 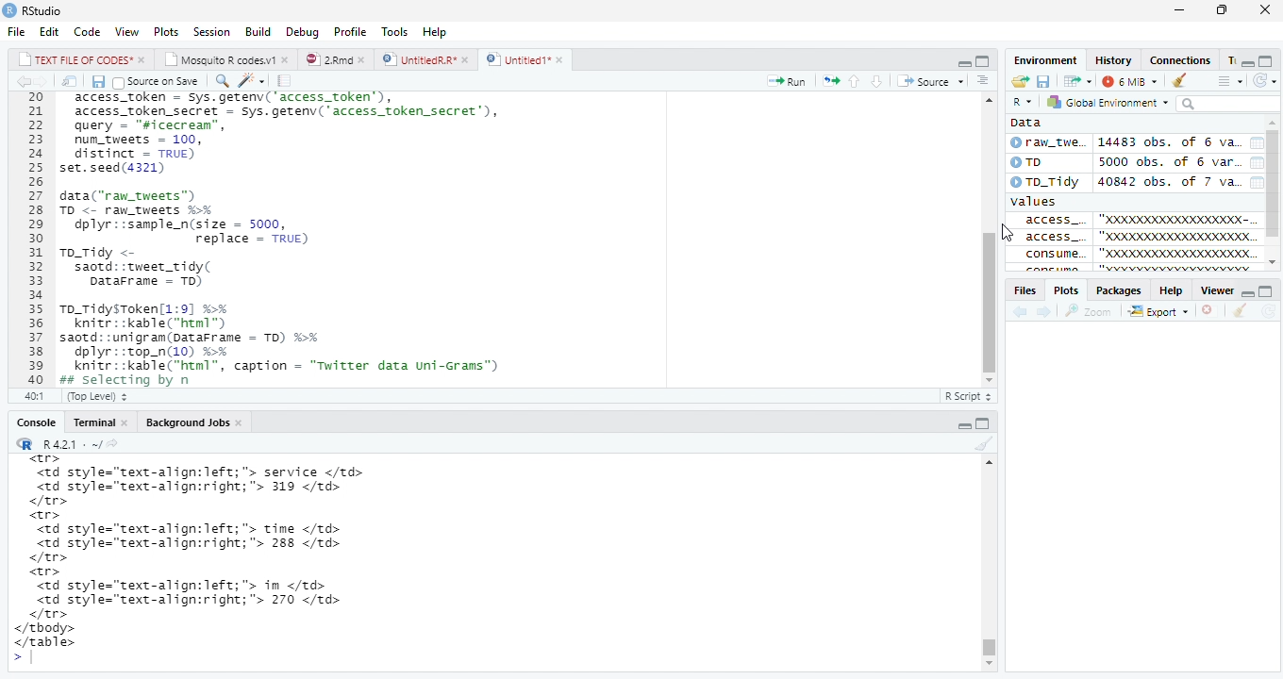 What do you see at coordinates (228, 561) in the screenshot?
I see `<tr>
<td style="text-align:left; "> service </td>
<td style="text-align:right;"> 319 </td>
</tr>
<tr>
<td style="text-align:left; "> time </td>
<td style="text-align:right;"> 288 </td>
</tr>
<tr>
<td style="text-align:left; "> in </td>
<td style="text-align:right;"> 270 </td>
</tr>

</tbody>

</table>

>` at bounding box center [228, 561].